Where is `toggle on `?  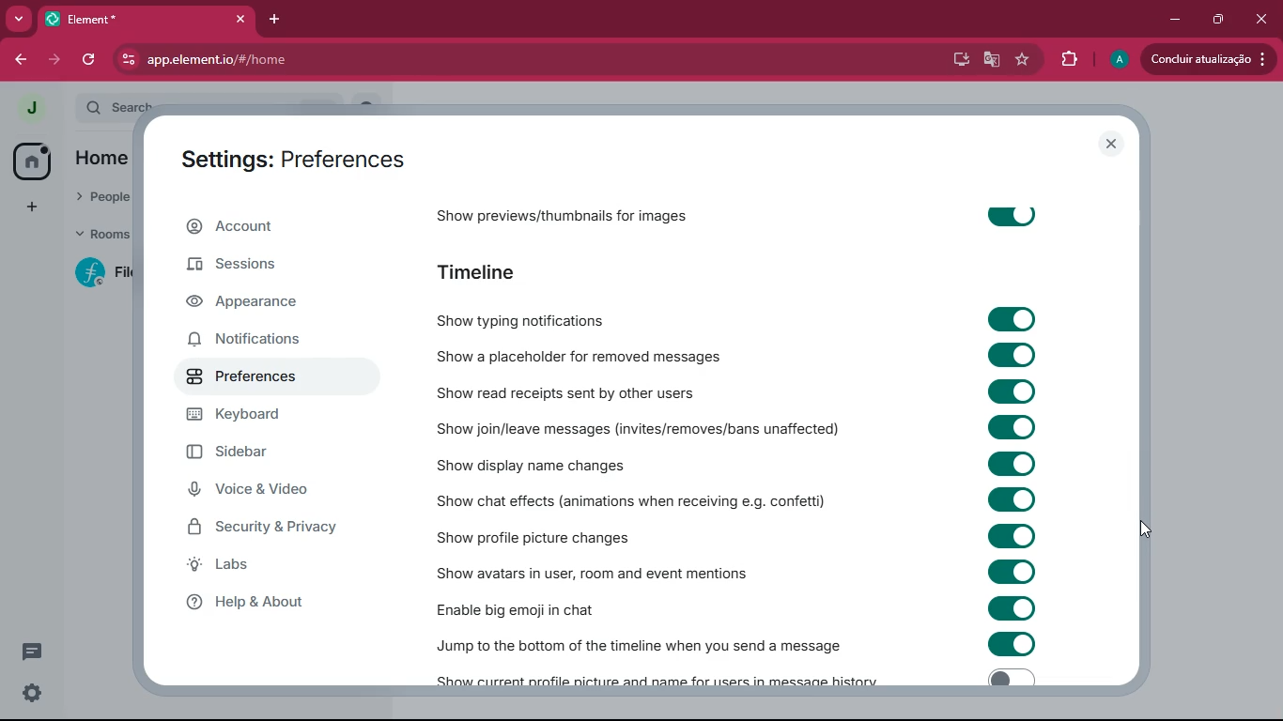 toggle on  is located at coordinates (1017, 646).